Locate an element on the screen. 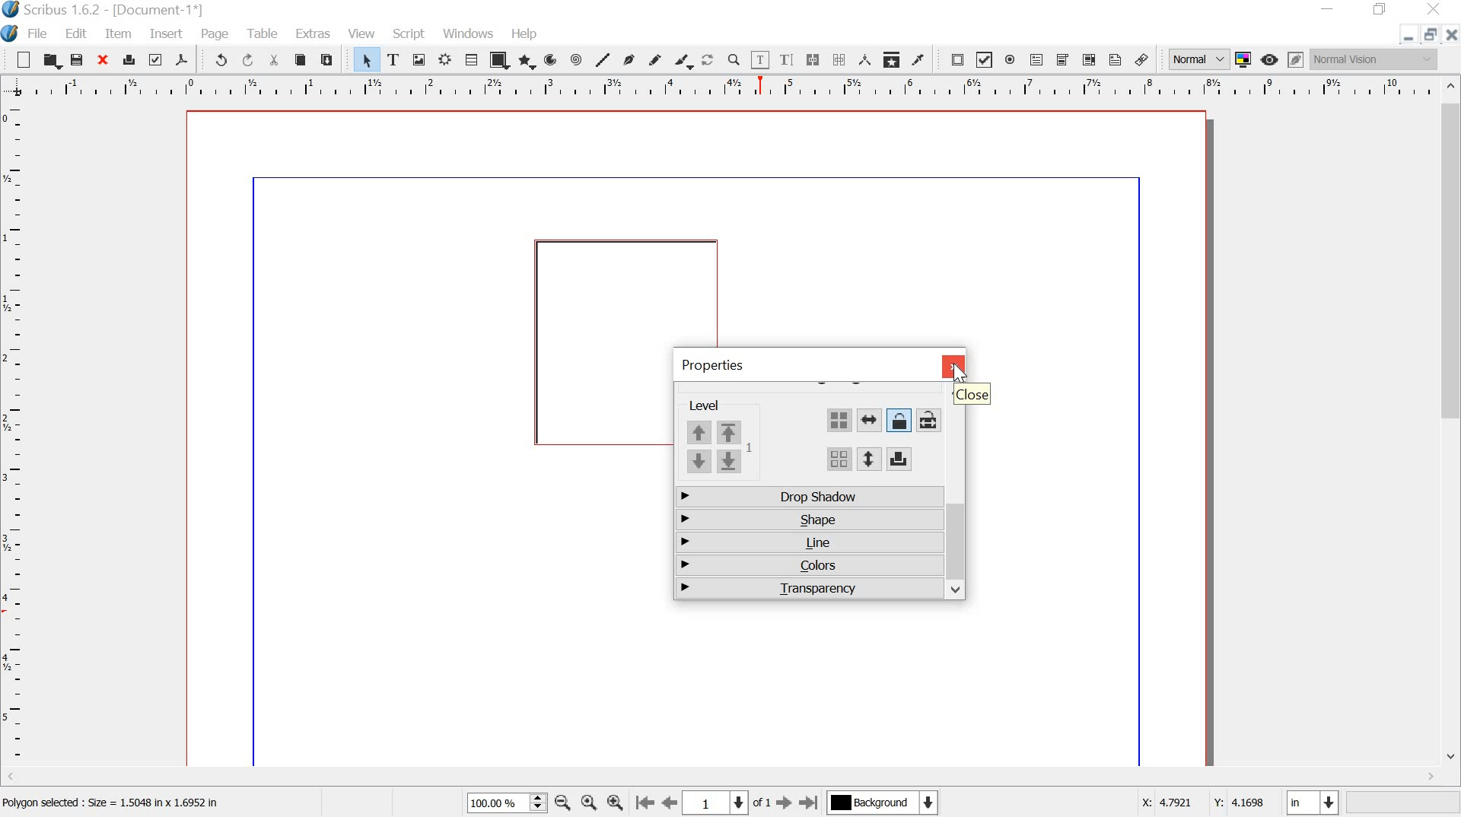 The image size is (1461, 817). pdf text field is located at coordinates (1038, 59).